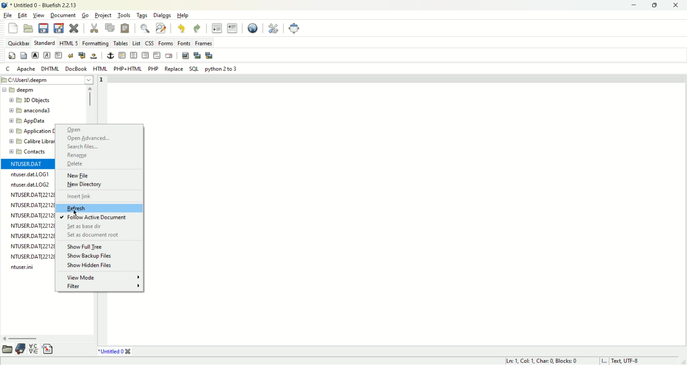 The image size is (687, 365). I want to click on close, so click(677, 5).